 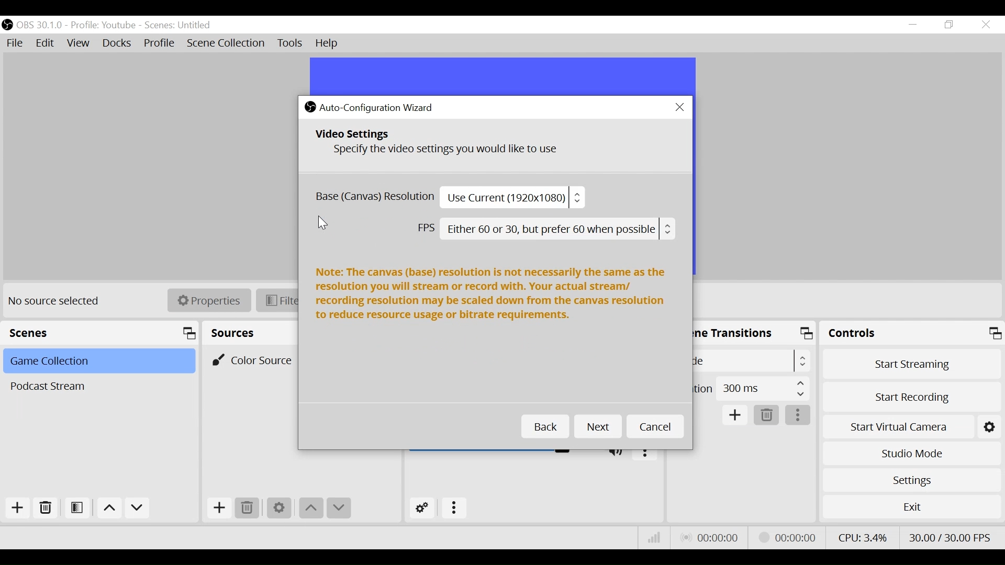 I want to click on more options, so click(x=455, y=509).